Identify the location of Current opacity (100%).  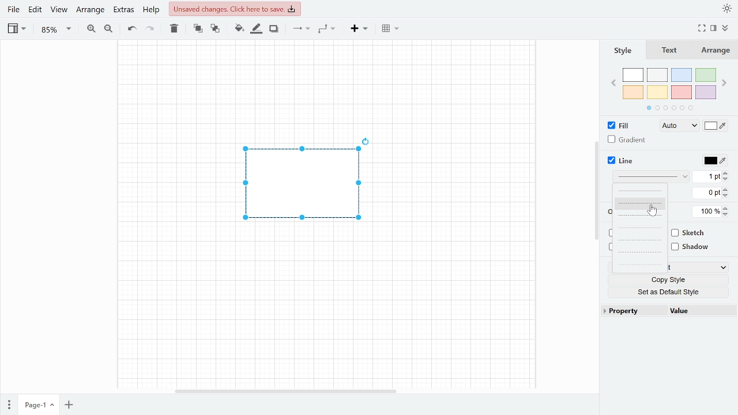
(708, 212).